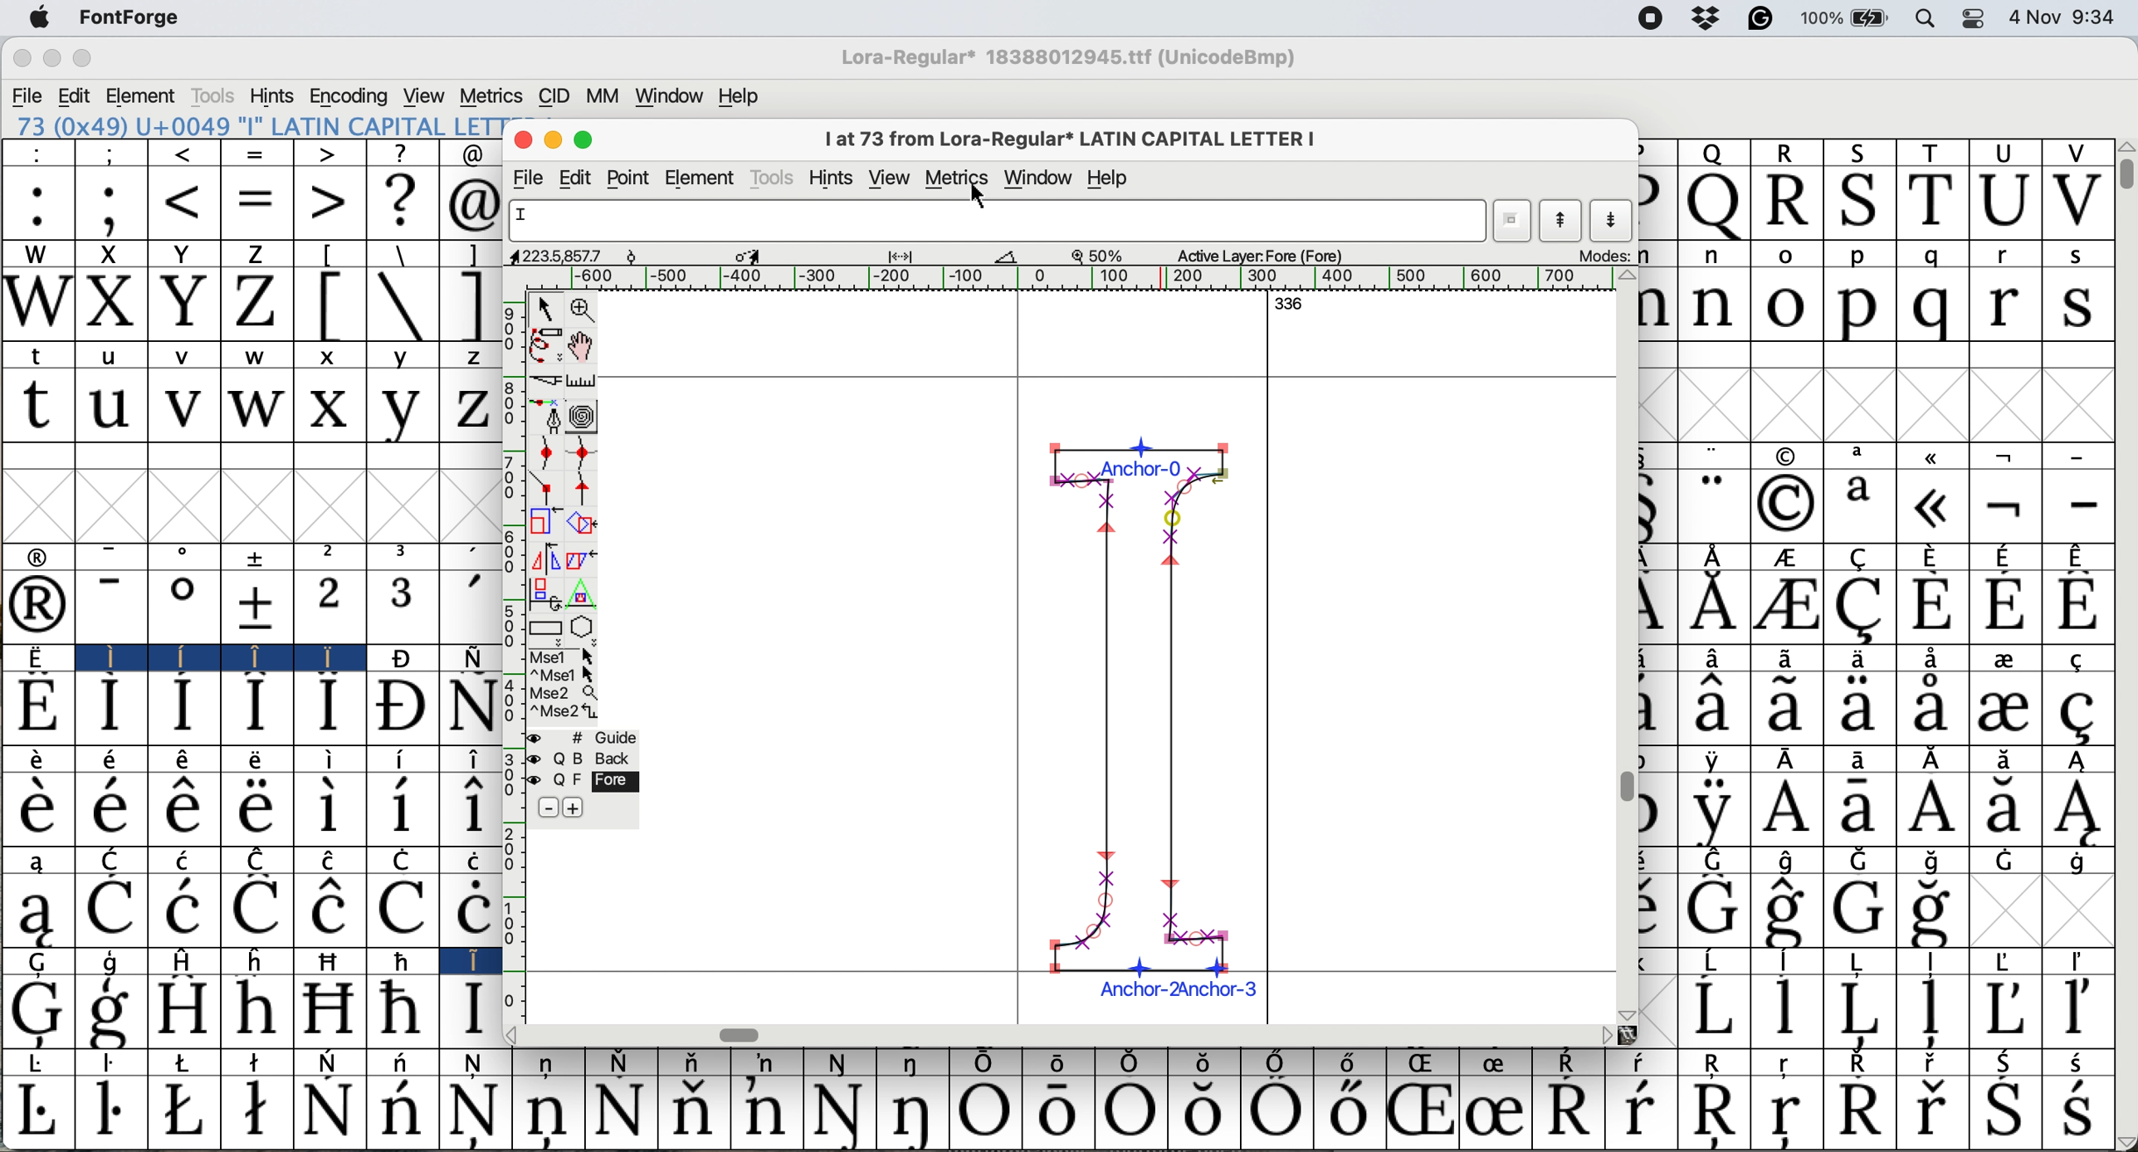 The height and width of the screenshot is (1152, 2138). Describe the element at coordinates (1849, 17) in the screenshot. I see `battery 100%` at that location.